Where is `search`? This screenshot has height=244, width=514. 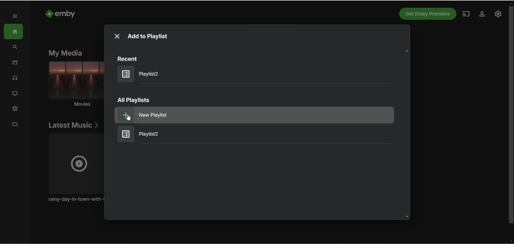 search is located at coordinates (16, 47).